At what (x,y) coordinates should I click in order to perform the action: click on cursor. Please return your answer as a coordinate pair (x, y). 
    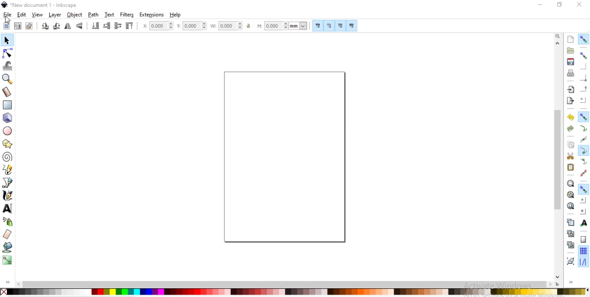
    Looking at the image, I should click on (8, 19).